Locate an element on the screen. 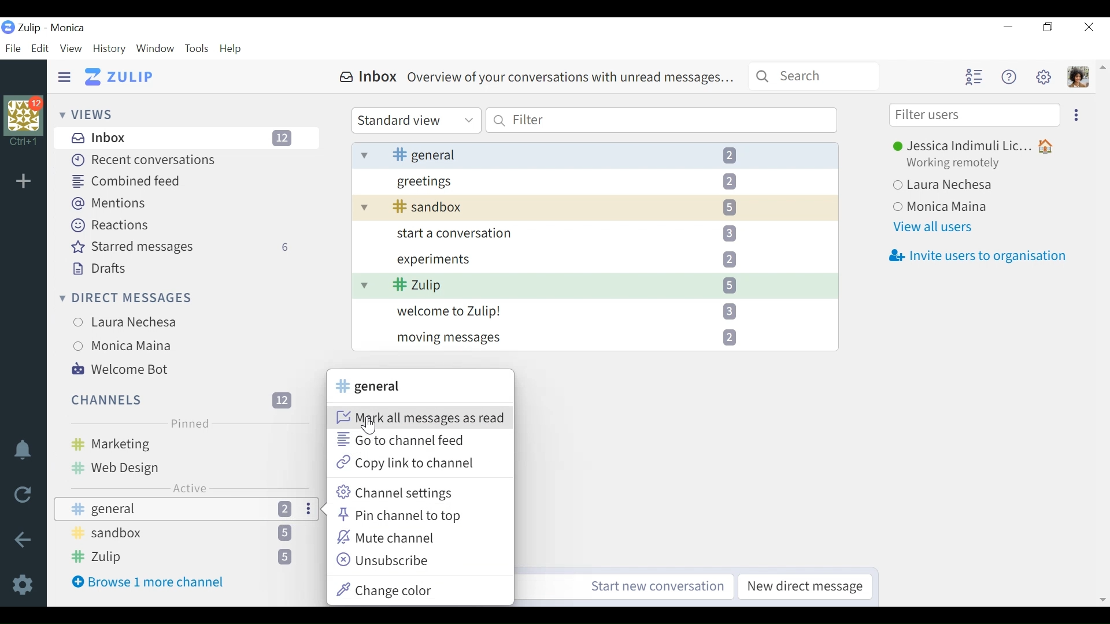  Zulip is located at coordinates (120, 77).